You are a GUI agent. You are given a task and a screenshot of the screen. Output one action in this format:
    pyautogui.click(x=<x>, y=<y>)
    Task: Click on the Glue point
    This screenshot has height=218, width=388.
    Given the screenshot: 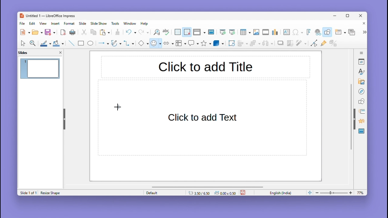 What is the action you would take?
    pyautogui.click(x=325, y=44)
    